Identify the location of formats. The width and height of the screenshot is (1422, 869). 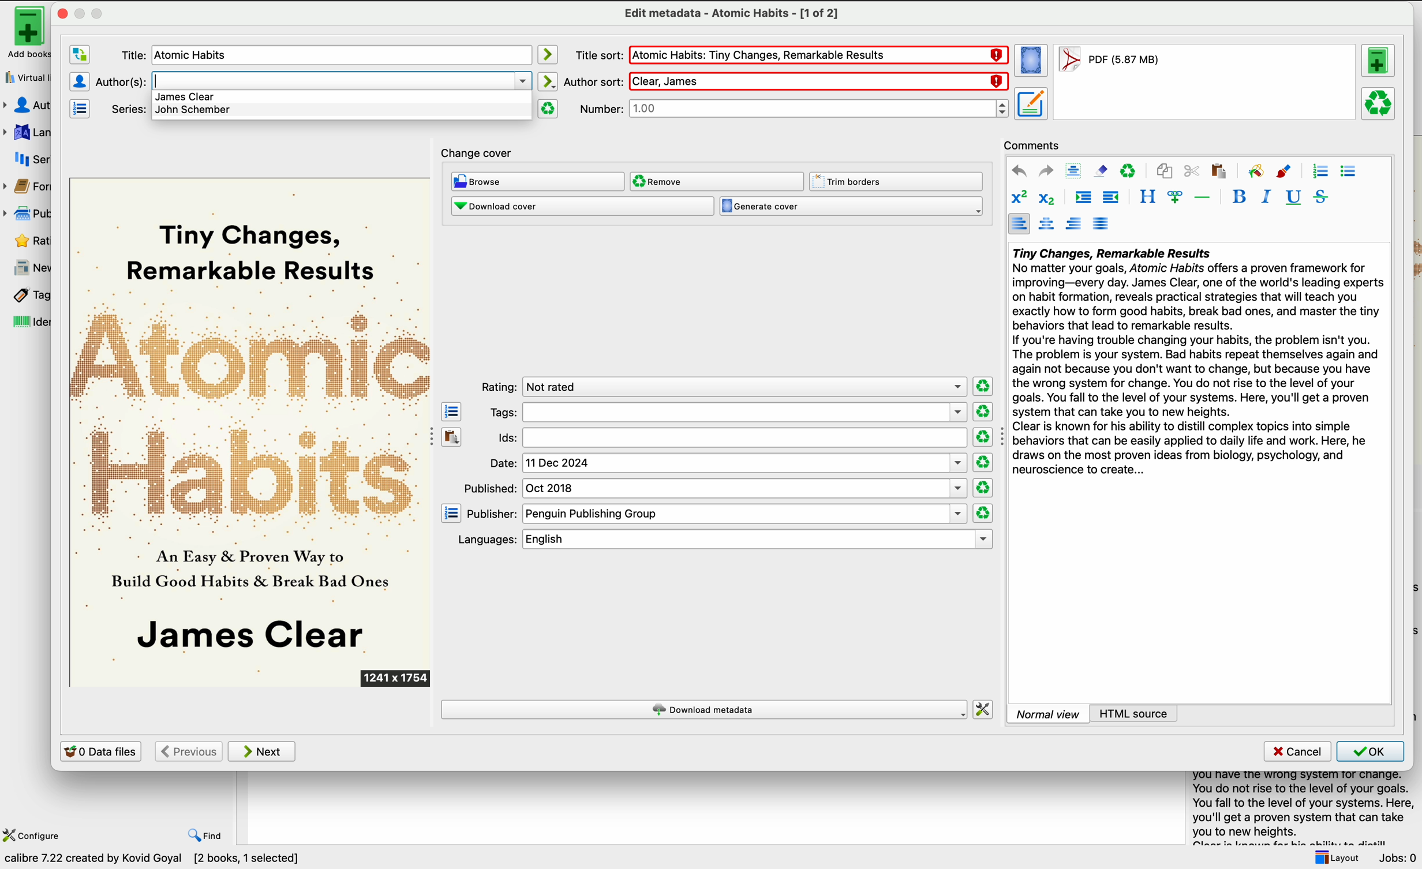
(28, 189).